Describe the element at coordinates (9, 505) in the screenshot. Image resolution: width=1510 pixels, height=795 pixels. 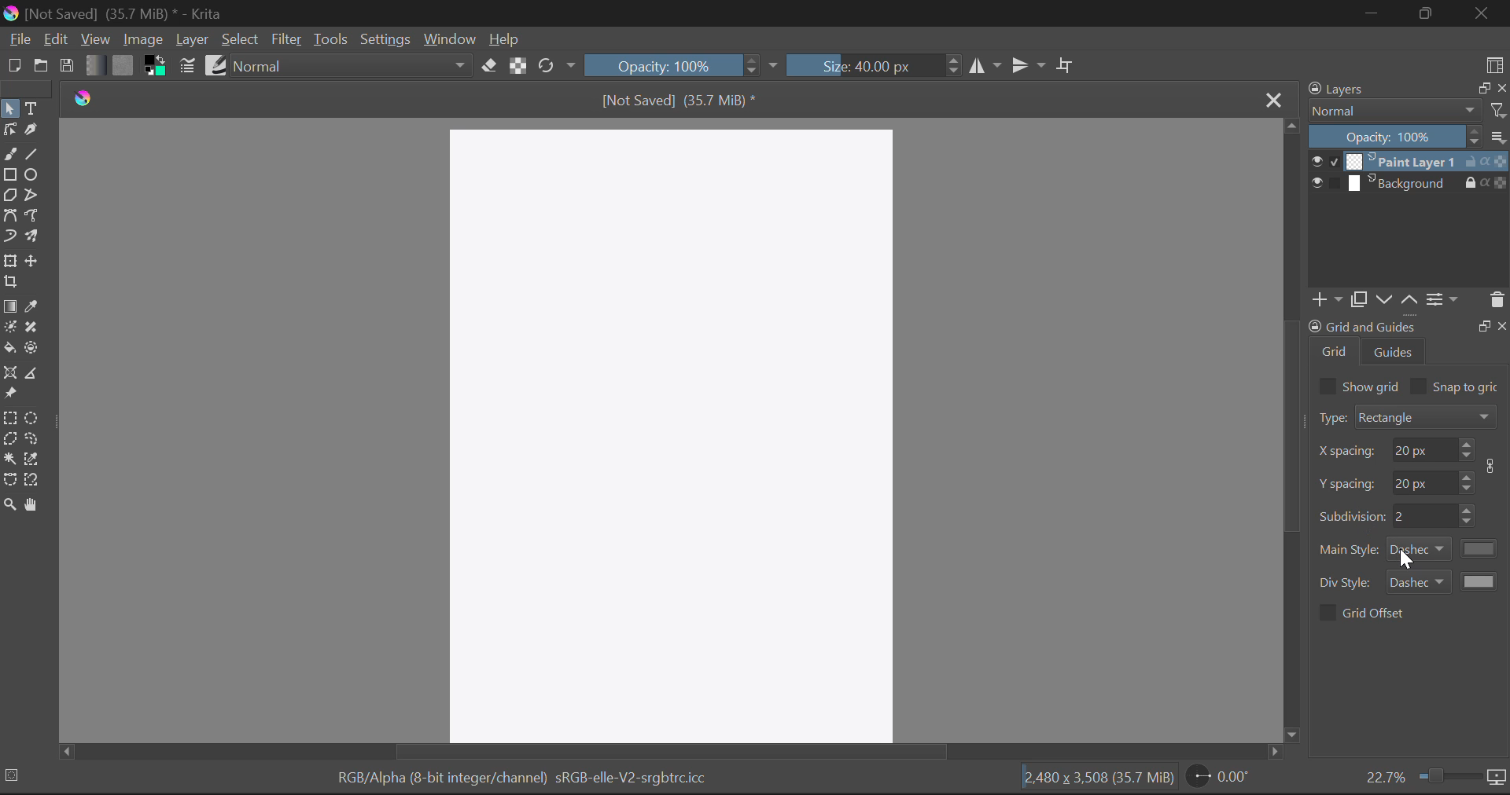
I see `Zoom` at that location.